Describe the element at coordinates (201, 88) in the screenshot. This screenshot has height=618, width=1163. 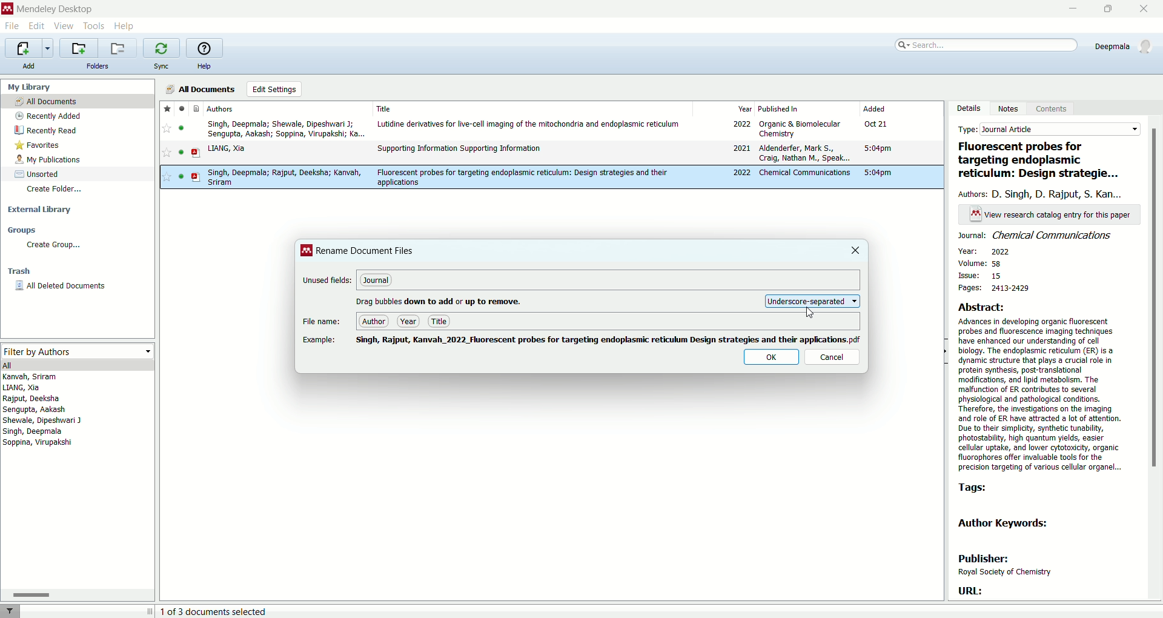
I see `all documents` at that location.